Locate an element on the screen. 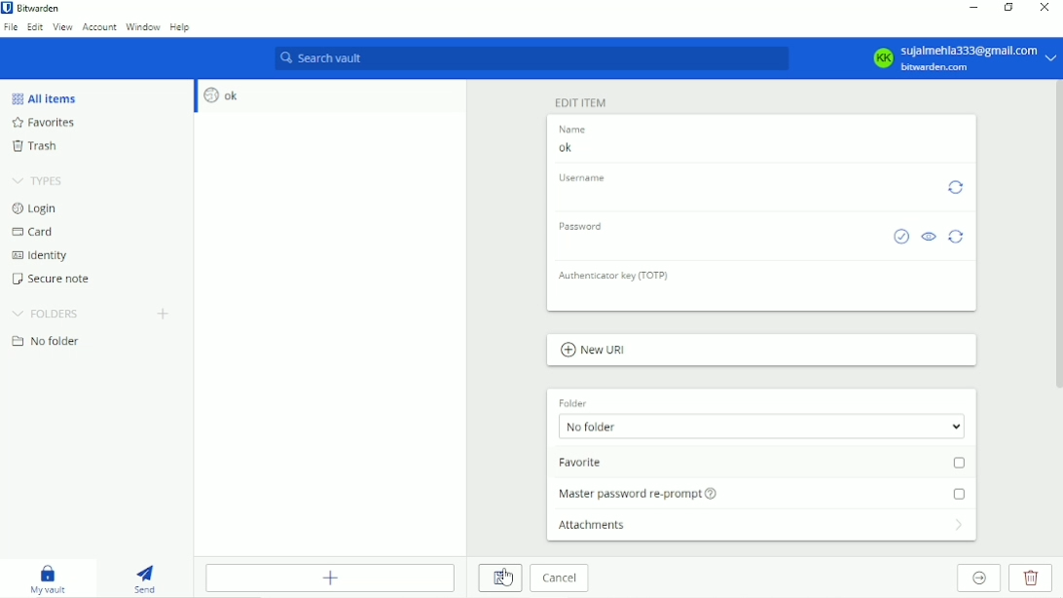 The width and height of the screenshot is (1063, 598). No folder is located at coordinates (48, 342).